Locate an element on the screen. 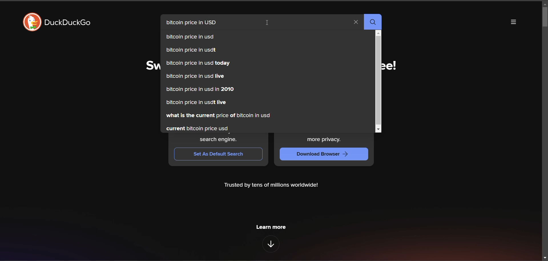  autosuggestions is located at coordinates (265, 83).